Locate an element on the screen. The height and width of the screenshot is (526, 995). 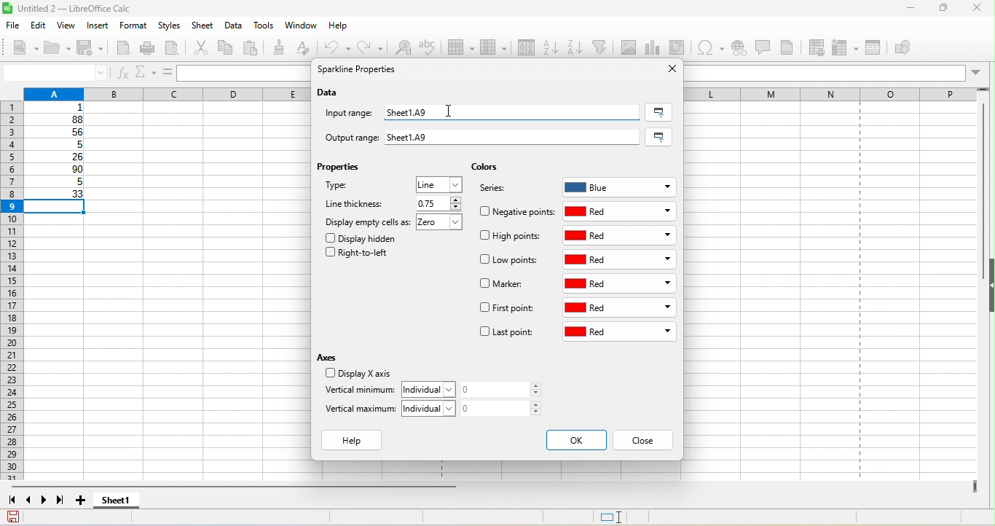
scroll to previous sheet is located at coordinates (30, 502).